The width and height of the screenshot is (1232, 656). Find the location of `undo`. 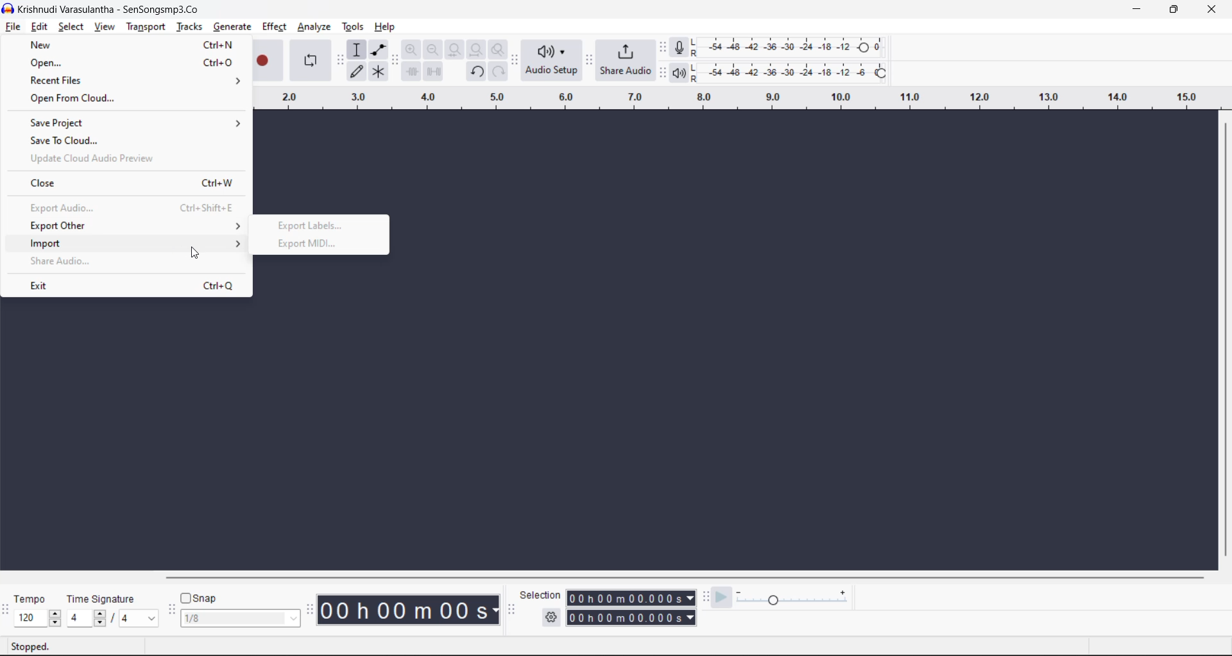

undo is located at coordinates (478, 72).